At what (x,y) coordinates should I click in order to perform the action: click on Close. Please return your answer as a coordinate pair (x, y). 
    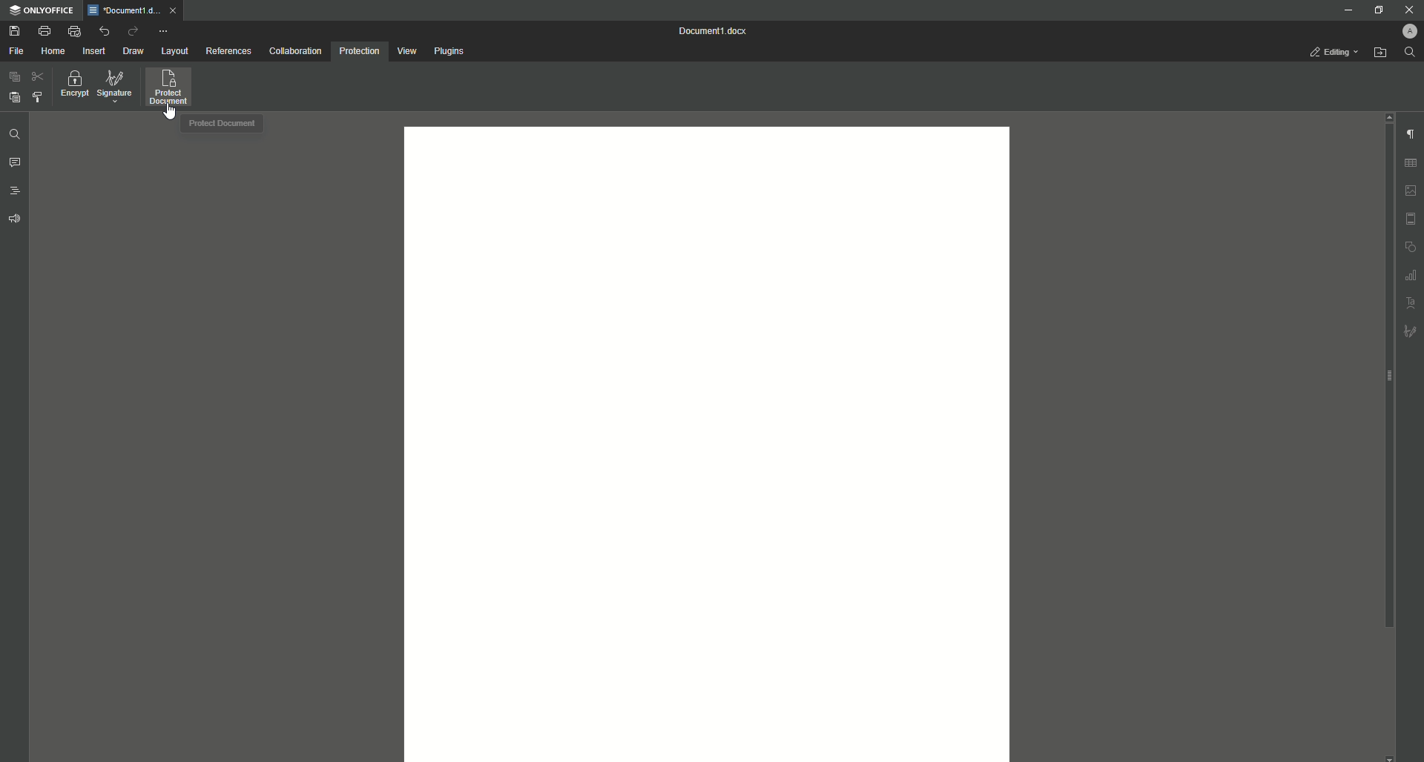
    Looking at the image, I should click on (1407, 10).